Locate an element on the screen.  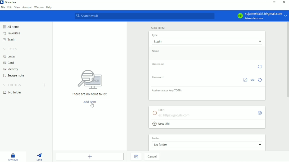
Favorites is located at coordinates (11, 33).